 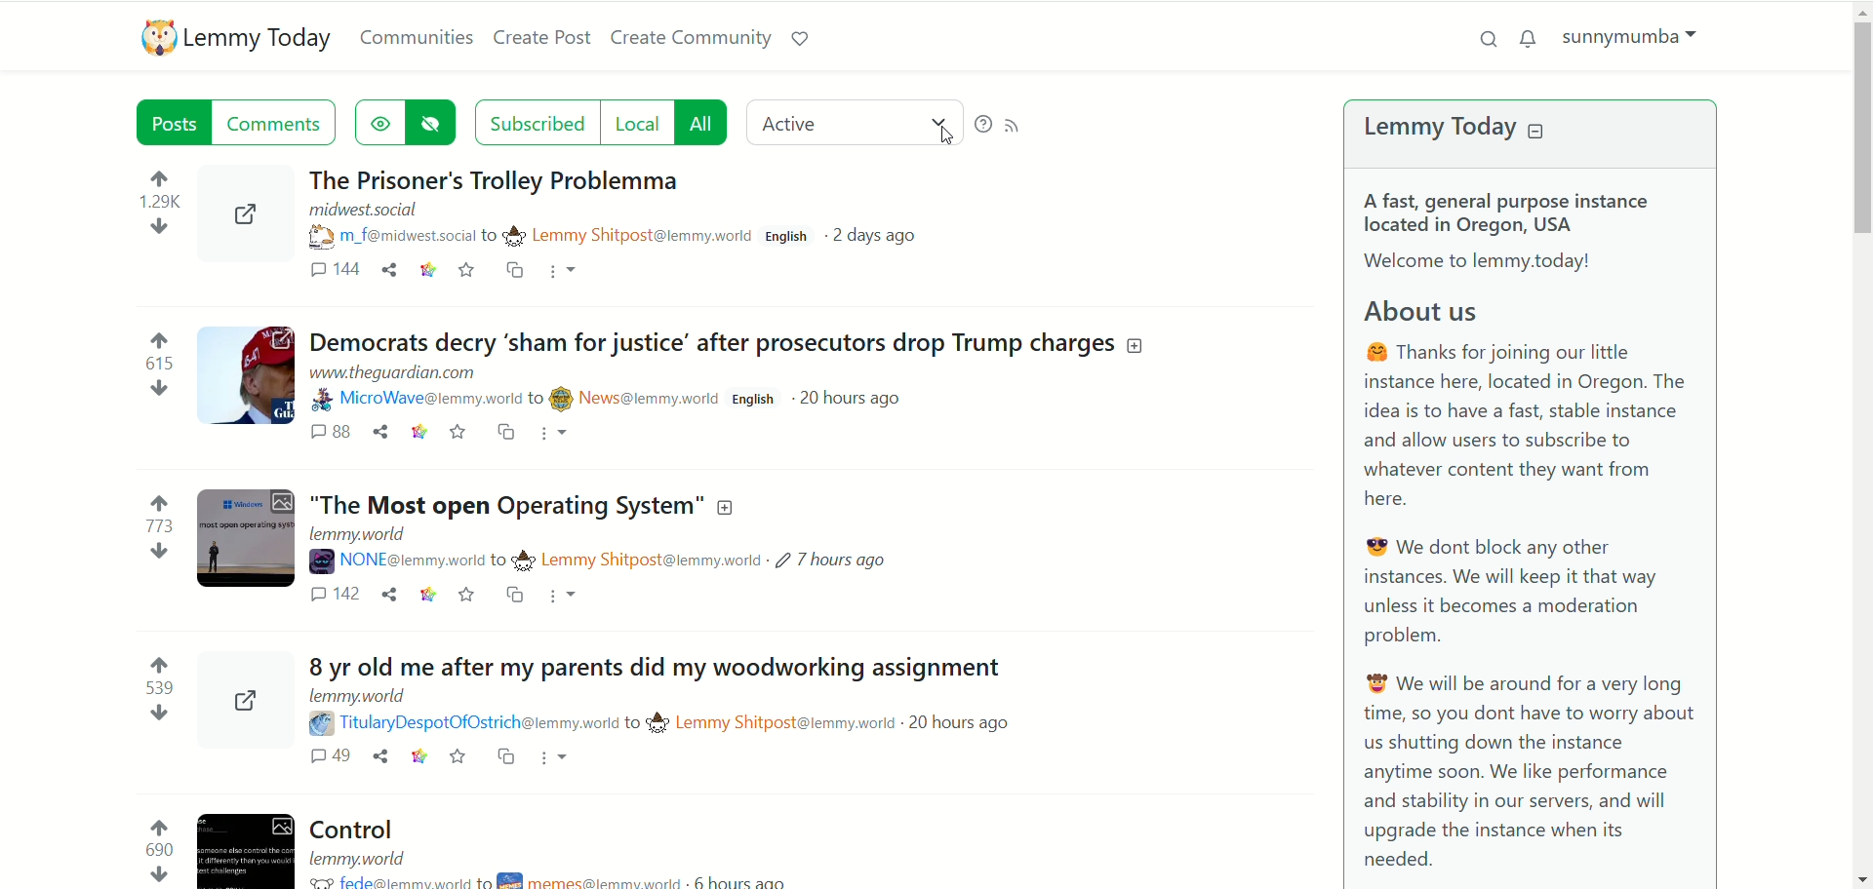 What do you see at coordinates (554, 175) in the screenshot?
I see `The Prisoner's Trolley Problemma` at bounding box center [554, 175].